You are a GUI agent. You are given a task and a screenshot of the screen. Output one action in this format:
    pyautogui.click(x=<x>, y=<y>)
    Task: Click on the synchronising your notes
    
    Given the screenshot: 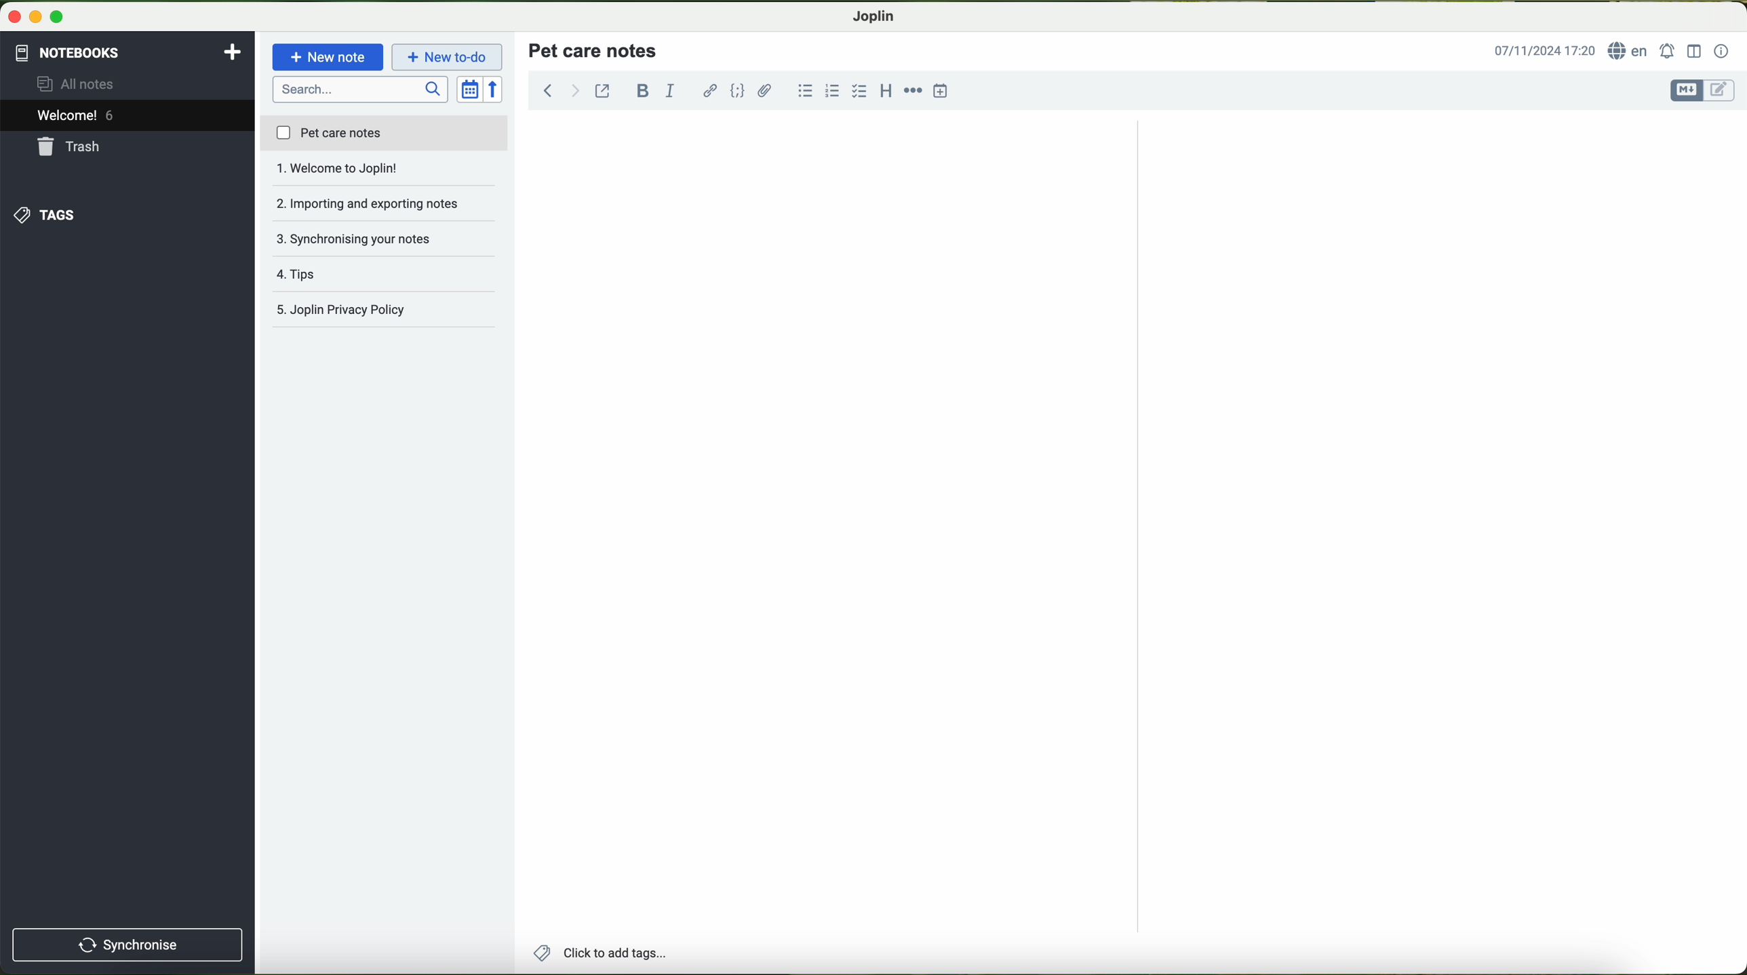 What is the action you would take?
    pyautogui.click(x=385, y=205)
    